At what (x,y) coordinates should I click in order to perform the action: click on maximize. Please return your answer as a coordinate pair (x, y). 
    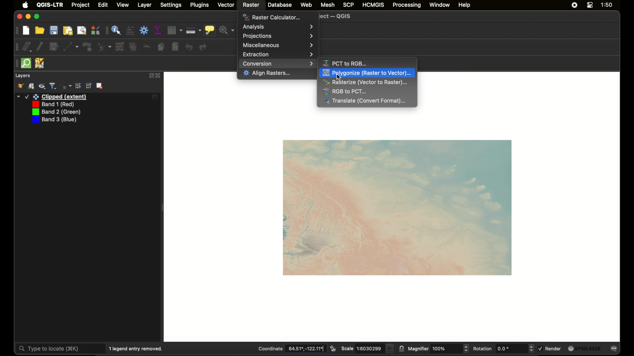
    Looking at the image, I should click on (38, 17).